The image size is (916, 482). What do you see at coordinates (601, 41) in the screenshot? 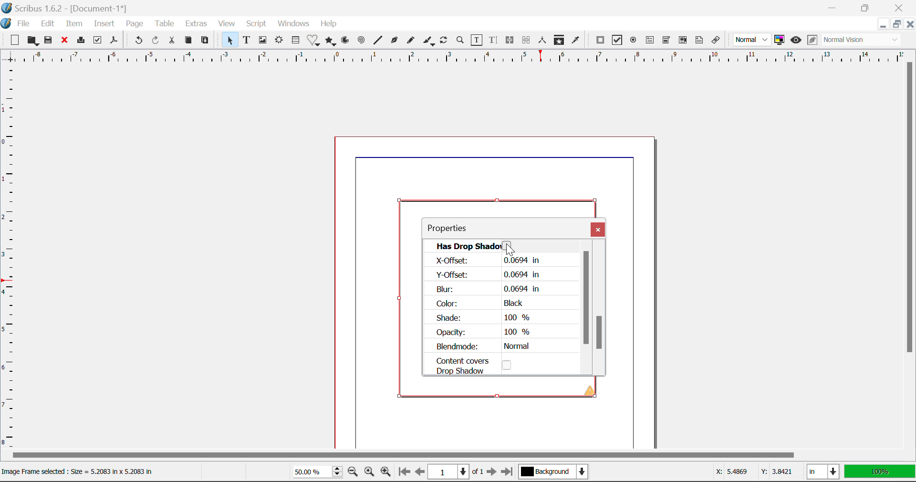
I see `Pdf Push Button` at bounding box center [601, 41].